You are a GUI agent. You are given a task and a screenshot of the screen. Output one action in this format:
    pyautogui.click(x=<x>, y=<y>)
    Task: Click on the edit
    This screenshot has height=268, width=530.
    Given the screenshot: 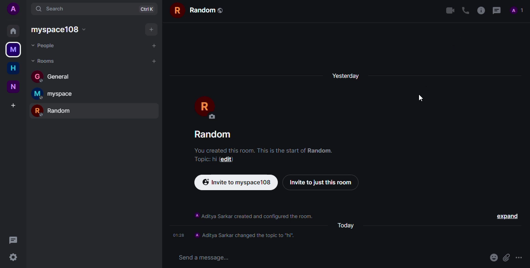 What is the action you would take?
    pyautogui.click(x=227, y=159)
    